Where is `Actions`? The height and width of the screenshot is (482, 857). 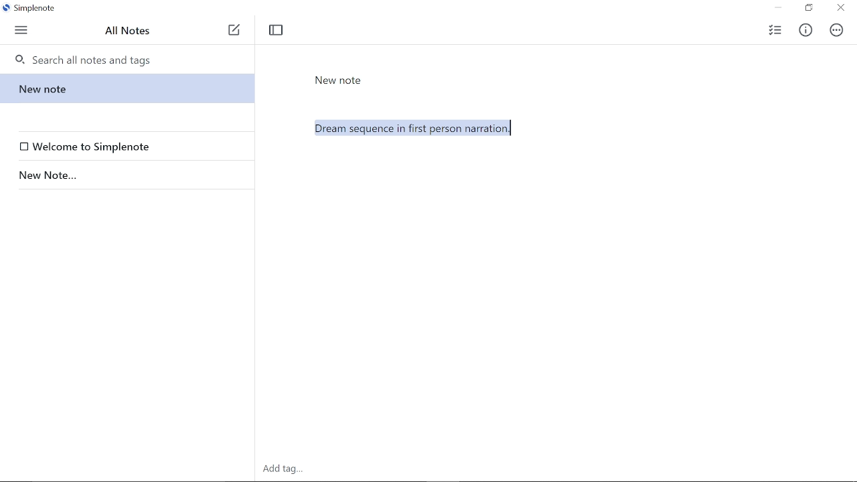
Actions is located at coordinates (837, 30).